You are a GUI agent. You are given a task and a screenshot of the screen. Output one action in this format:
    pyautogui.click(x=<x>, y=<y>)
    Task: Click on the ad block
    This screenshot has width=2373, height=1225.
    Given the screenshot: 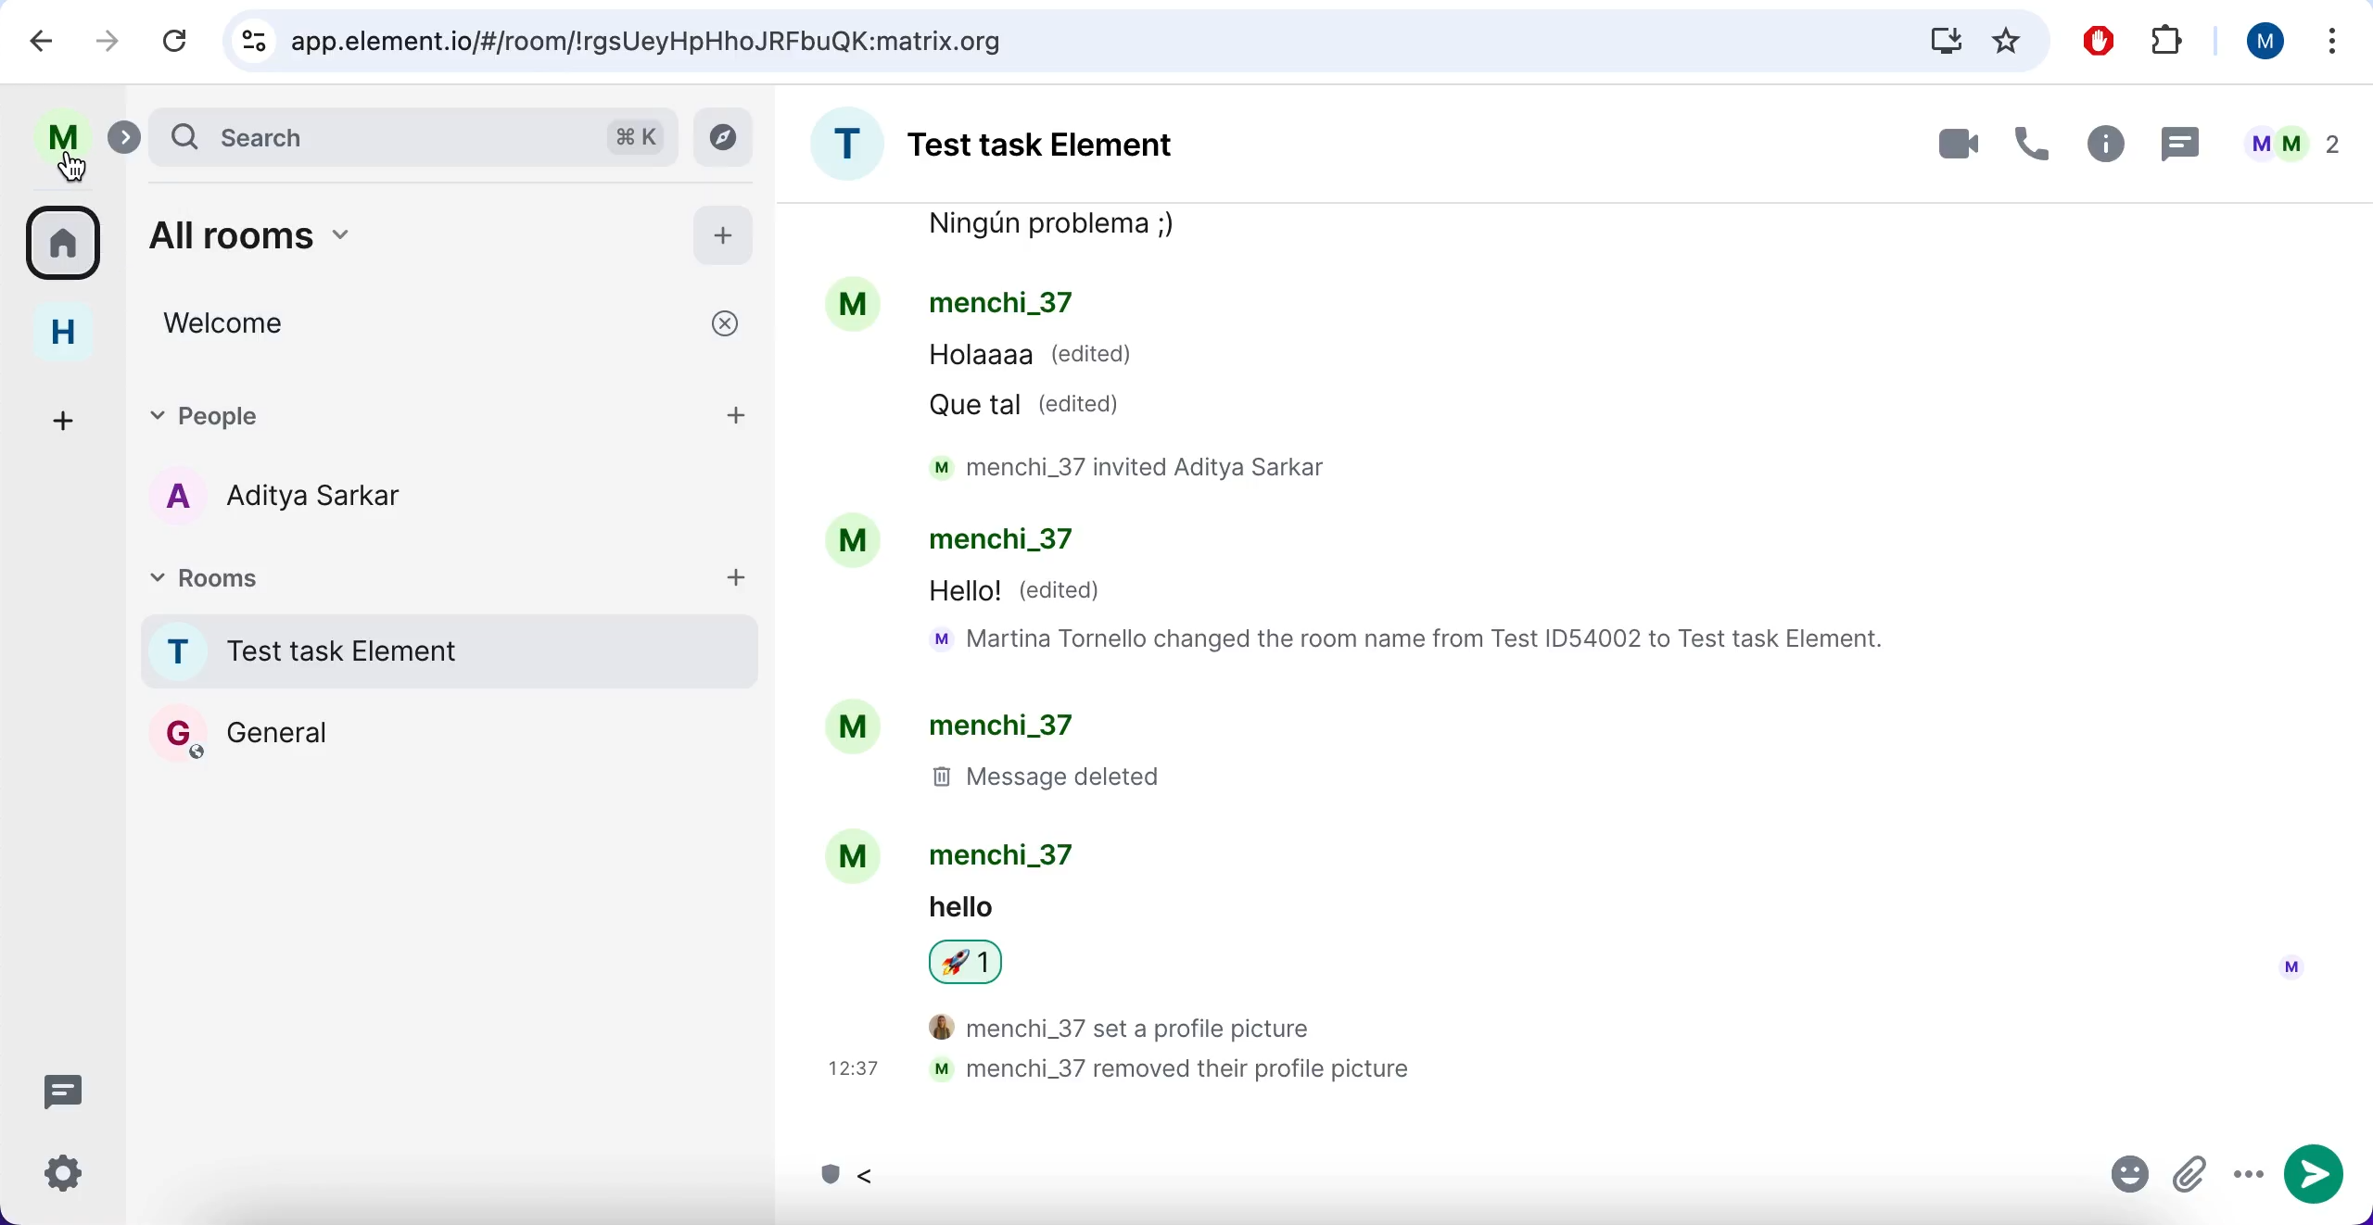 What is the action you would take?
    pyautogui.click(x=2093, y=41)
    